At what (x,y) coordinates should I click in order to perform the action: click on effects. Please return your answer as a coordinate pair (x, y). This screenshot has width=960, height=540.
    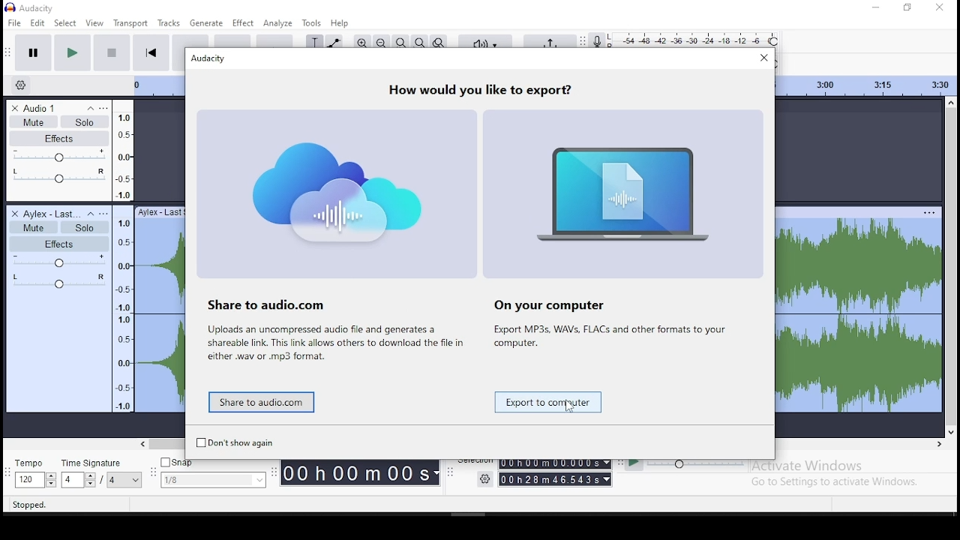
    Looking at the image, I should click on (61, 138).